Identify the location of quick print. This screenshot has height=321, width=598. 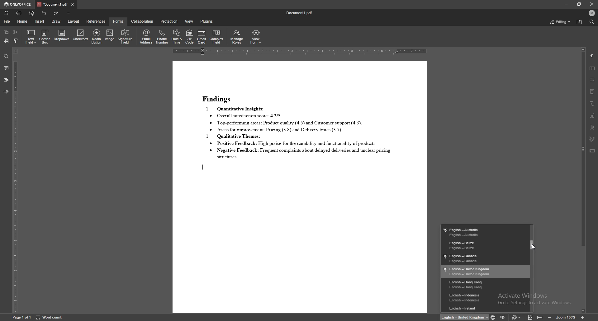
(32, 13).